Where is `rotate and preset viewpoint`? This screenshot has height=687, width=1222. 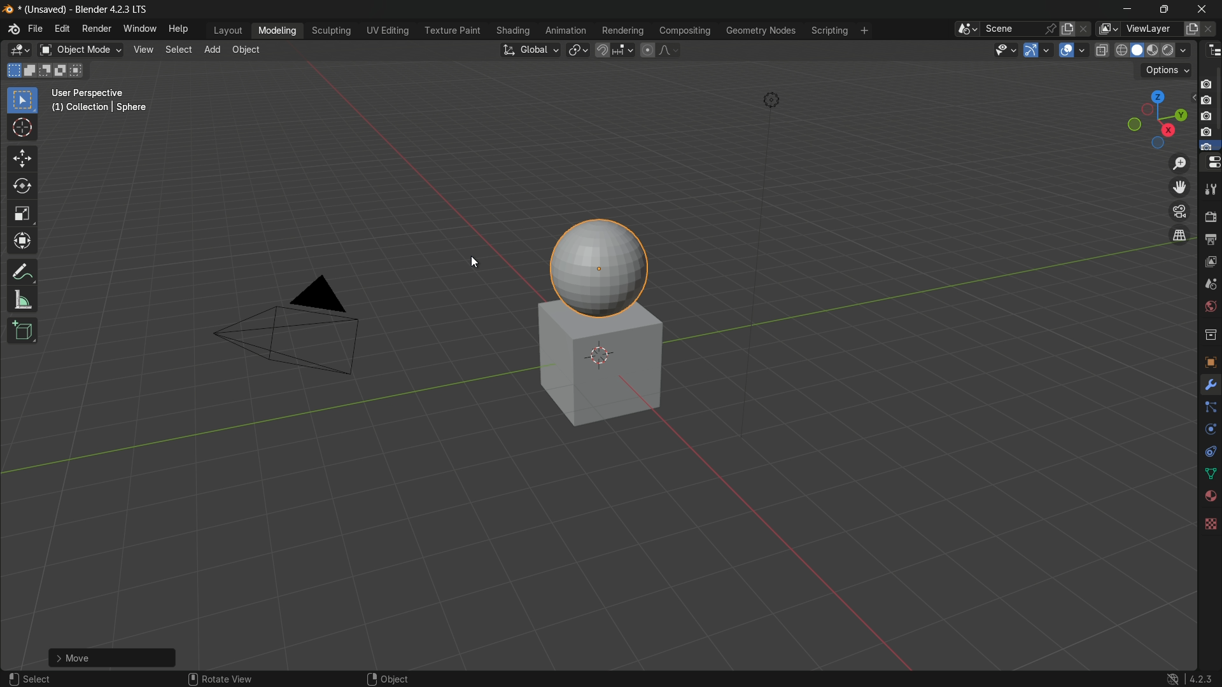 rotate and preset viewpoint is located at coordinates (1154, 117).